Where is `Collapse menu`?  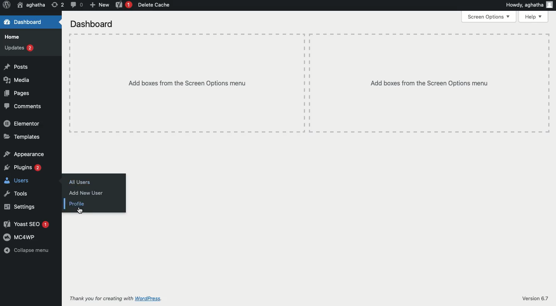
Collapse menu is located at coordinates (30, 251).